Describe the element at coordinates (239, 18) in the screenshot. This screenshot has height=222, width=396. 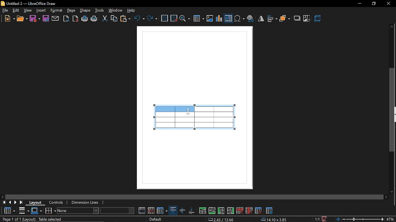
I see `insert symbol` at that location.